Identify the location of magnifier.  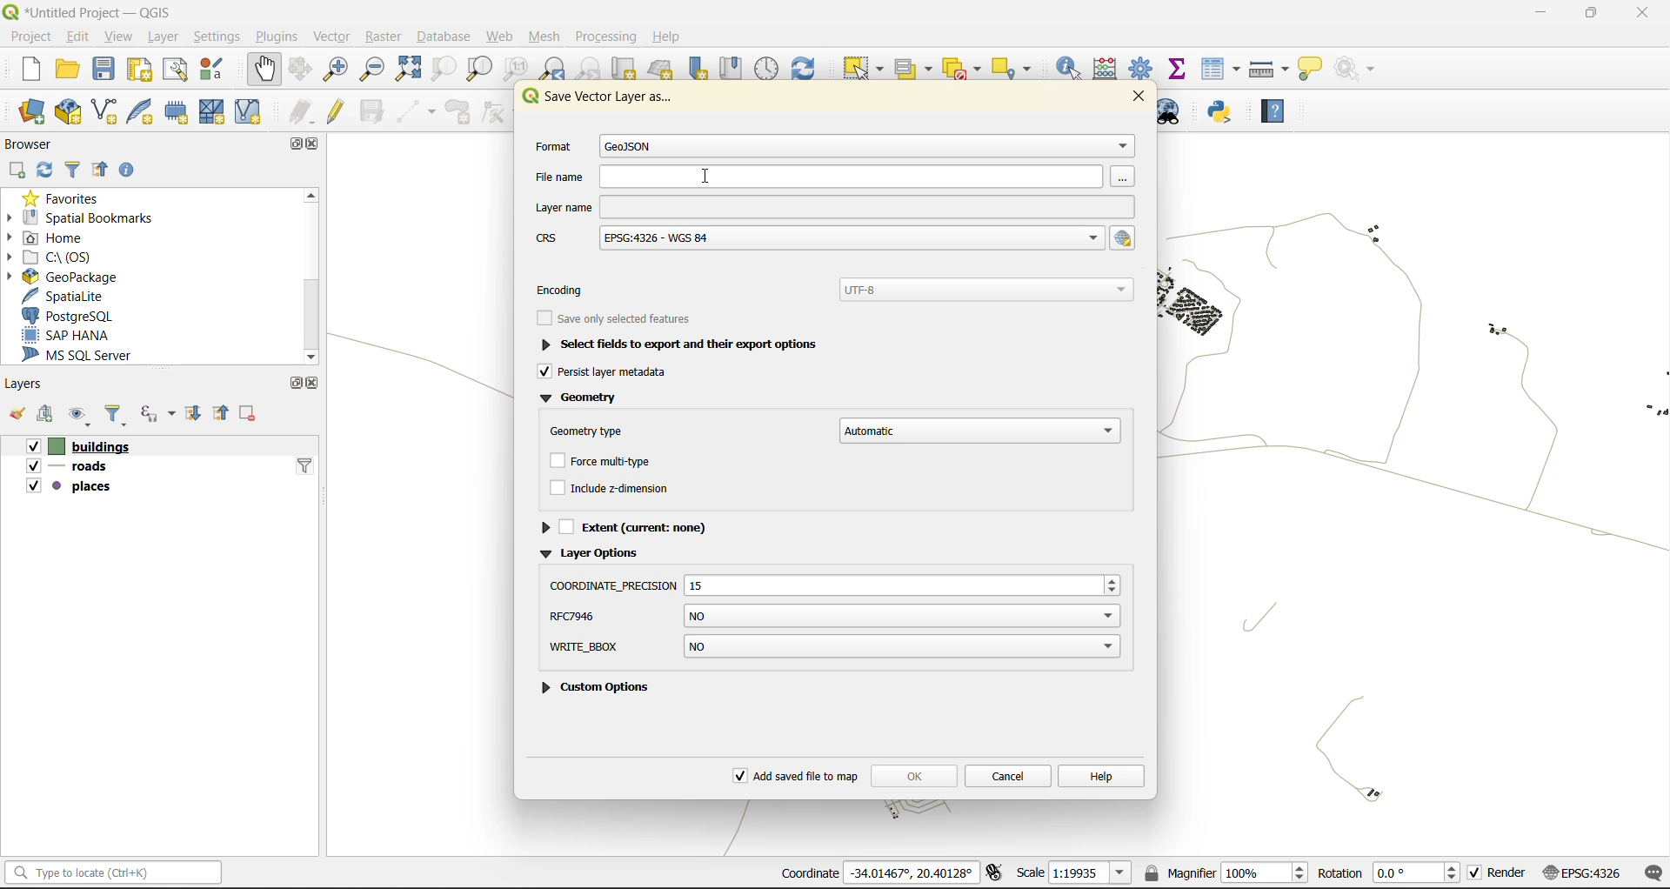
(1225, 874).